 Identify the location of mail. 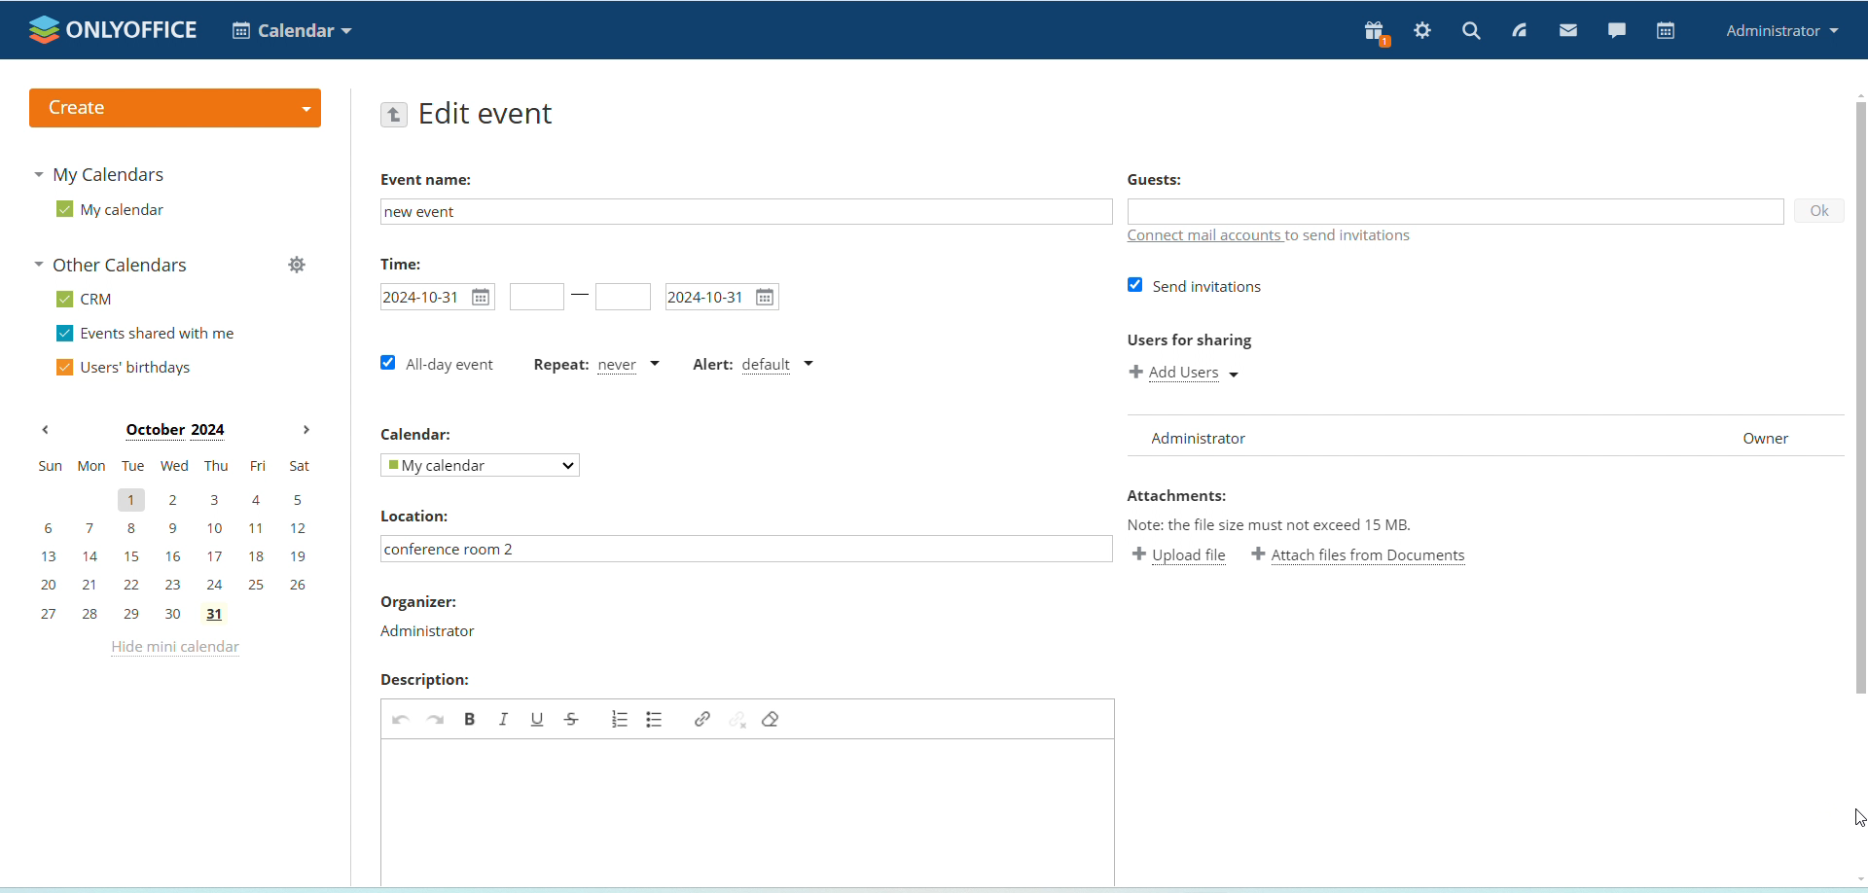
(1569, 32).